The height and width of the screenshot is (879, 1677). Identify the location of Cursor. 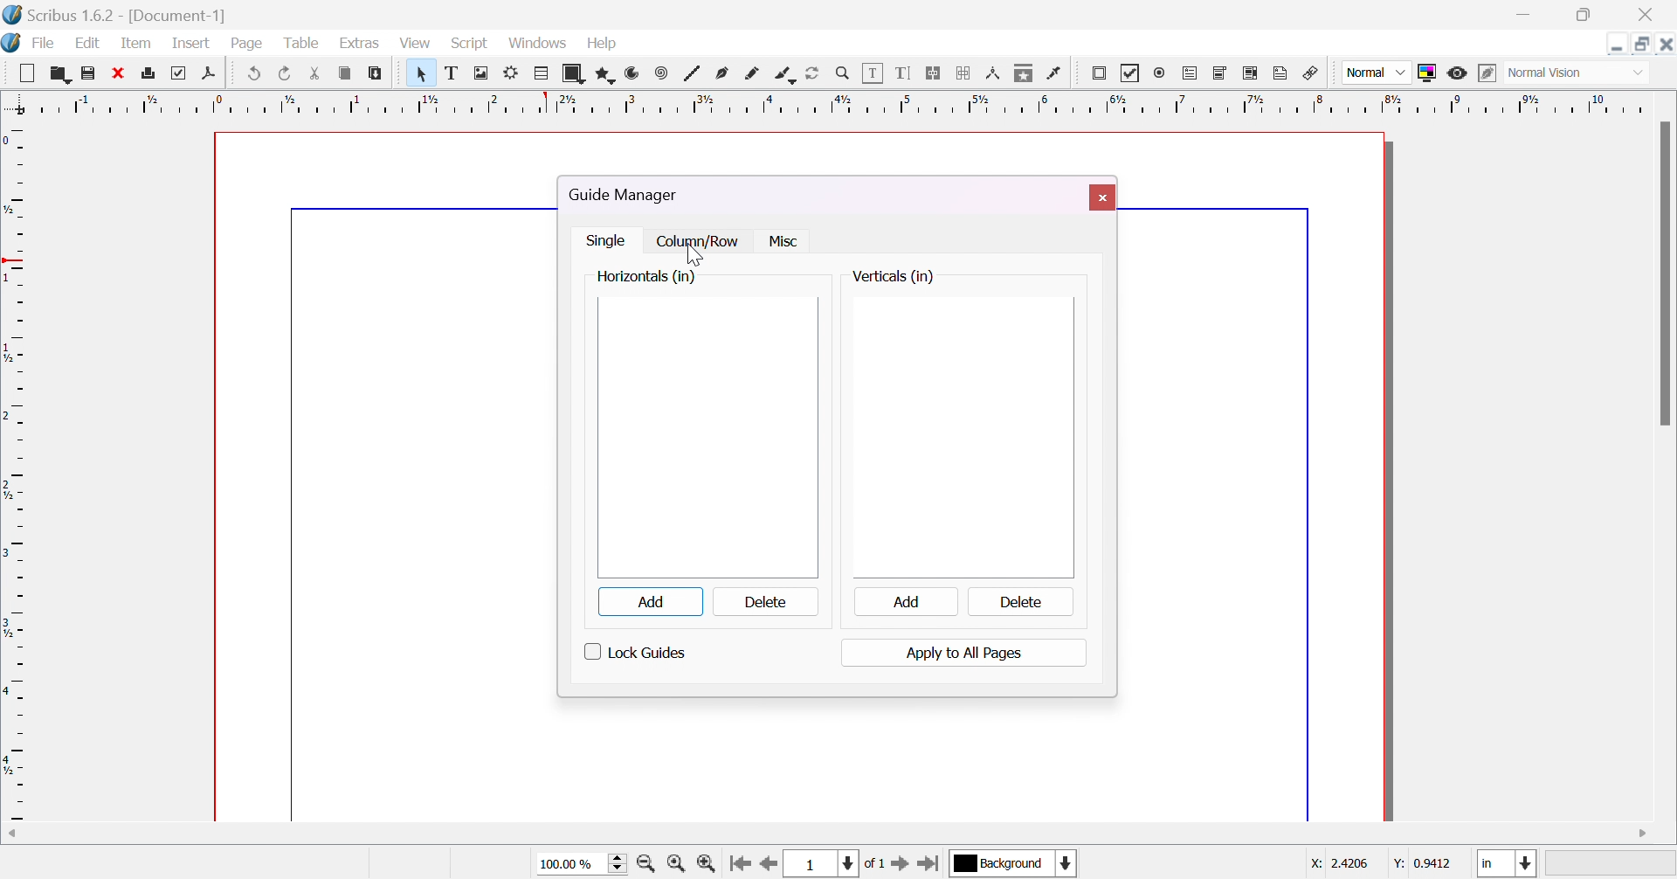
(697, 256).